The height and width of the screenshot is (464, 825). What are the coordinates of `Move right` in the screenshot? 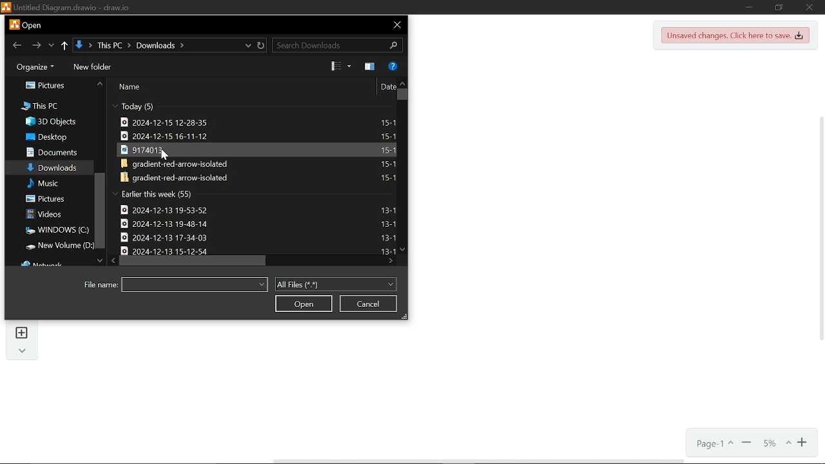 It's located at (391, 262).